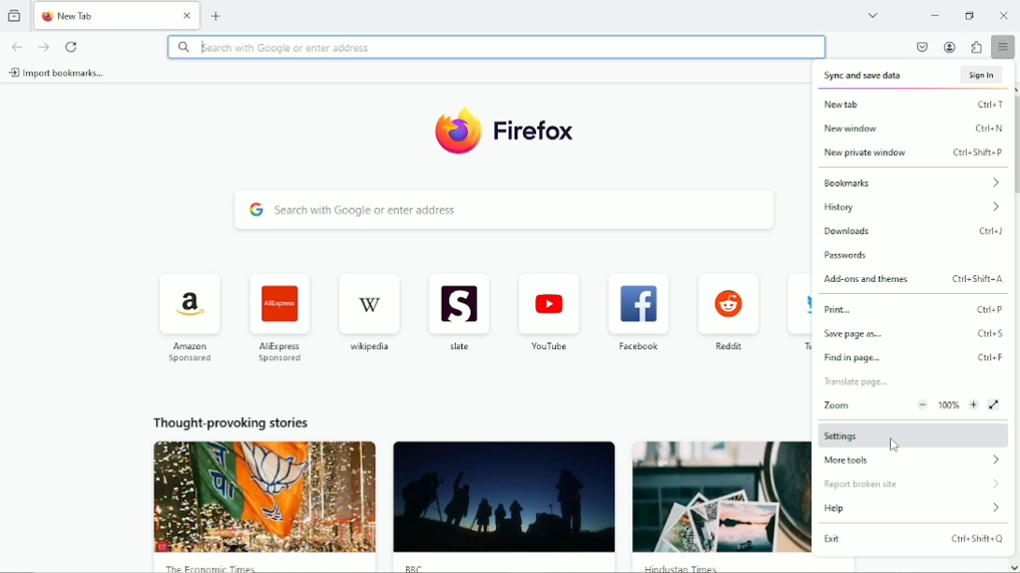 The height and width of the screenshot is (573, 1020). I want to click on New tab  Ctrl+T, so click(912, 104).